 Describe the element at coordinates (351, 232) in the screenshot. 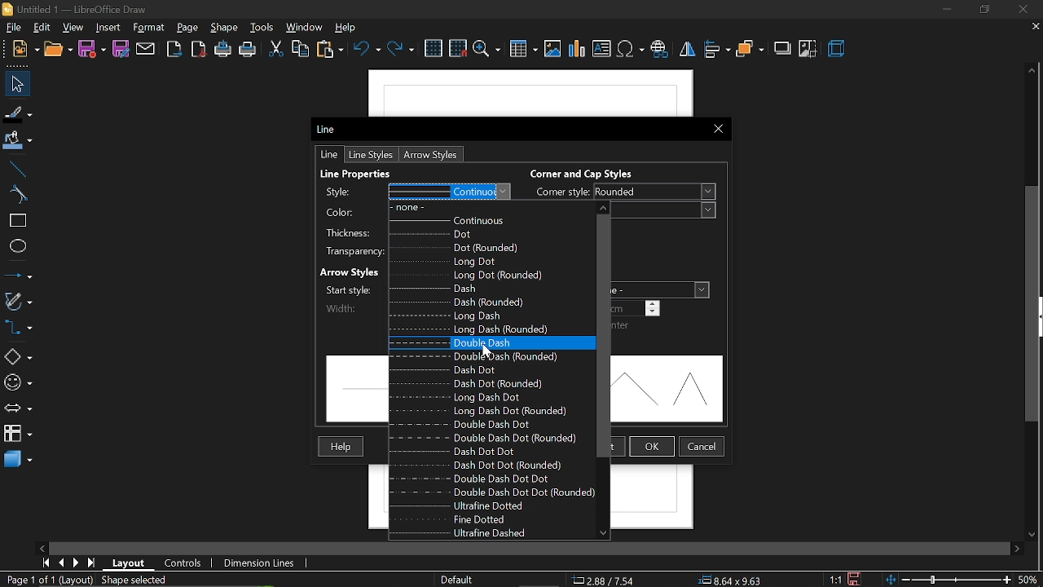

I see `thickness` at that location.